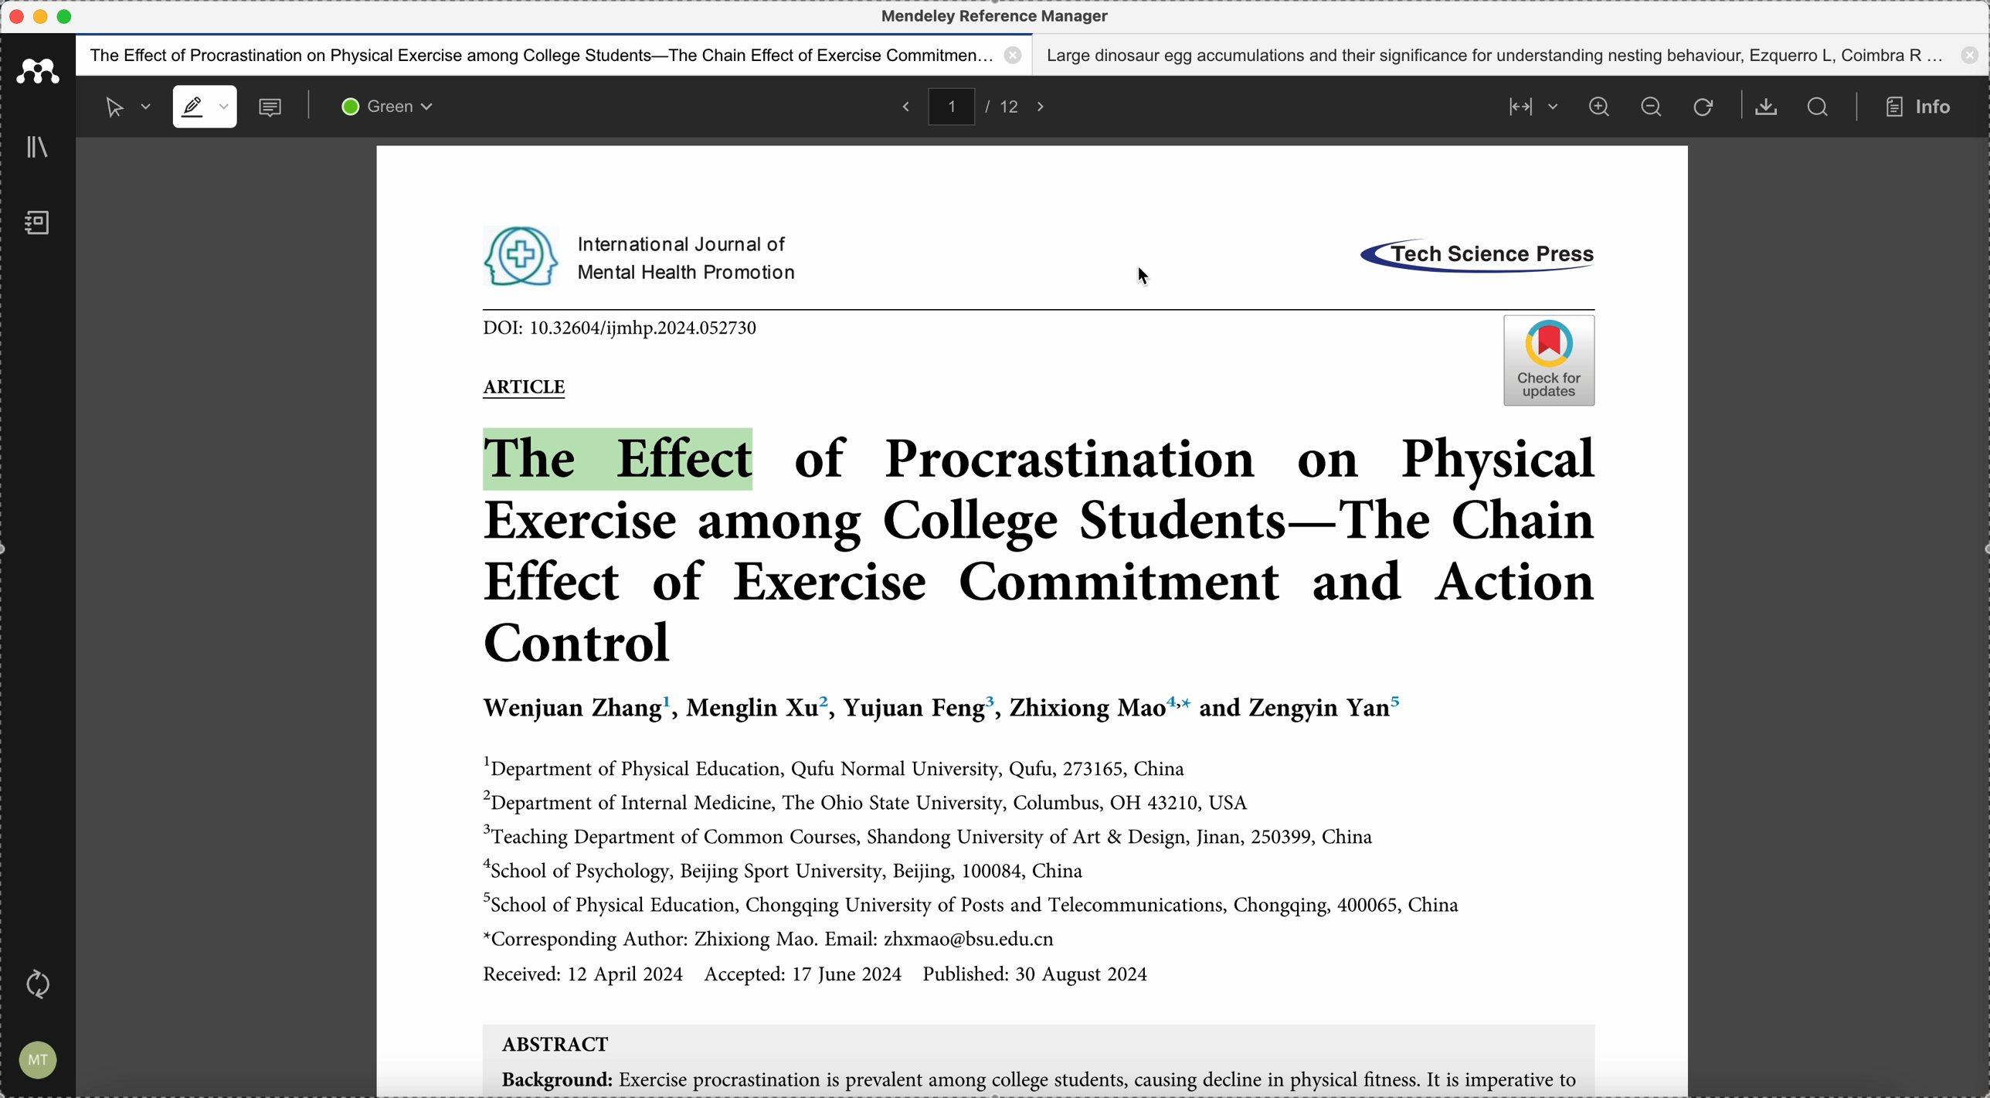 This screenshot has height=1098, width=1990. Describe the element at coordinates (995, 16) in the screenshot. I see `Mendeley reference manager` at that location.